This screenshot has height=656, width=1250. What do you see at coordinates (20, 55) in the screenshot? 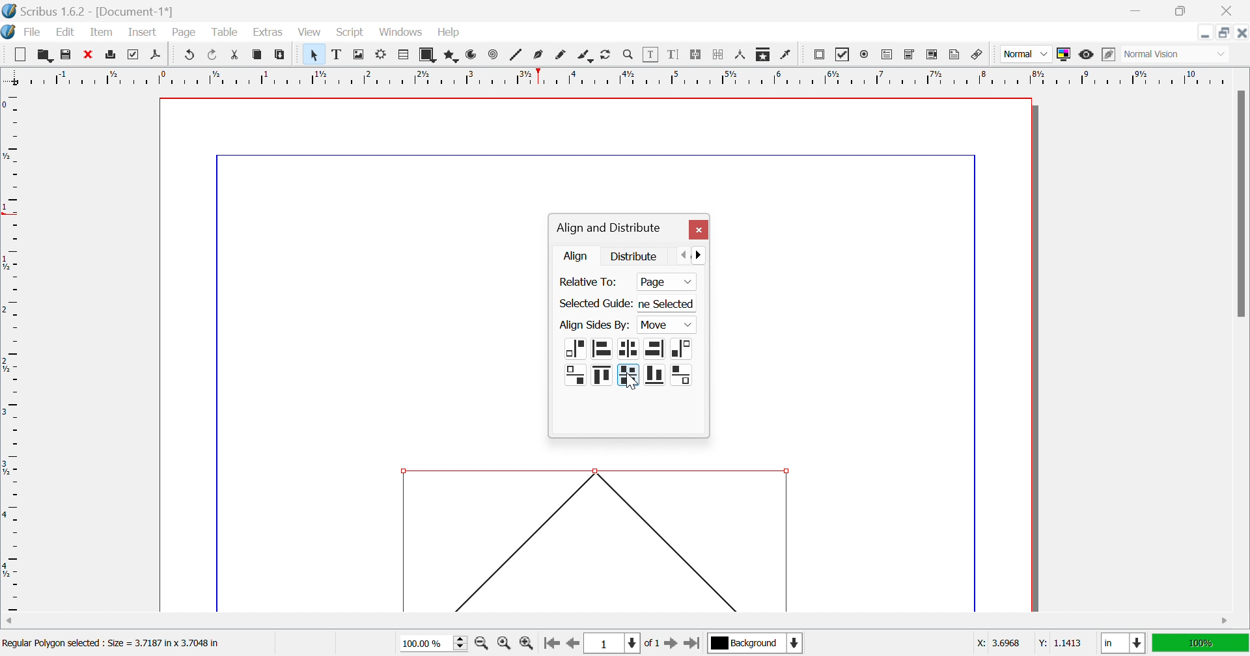
I see `New` at bounding box center [20, 55].